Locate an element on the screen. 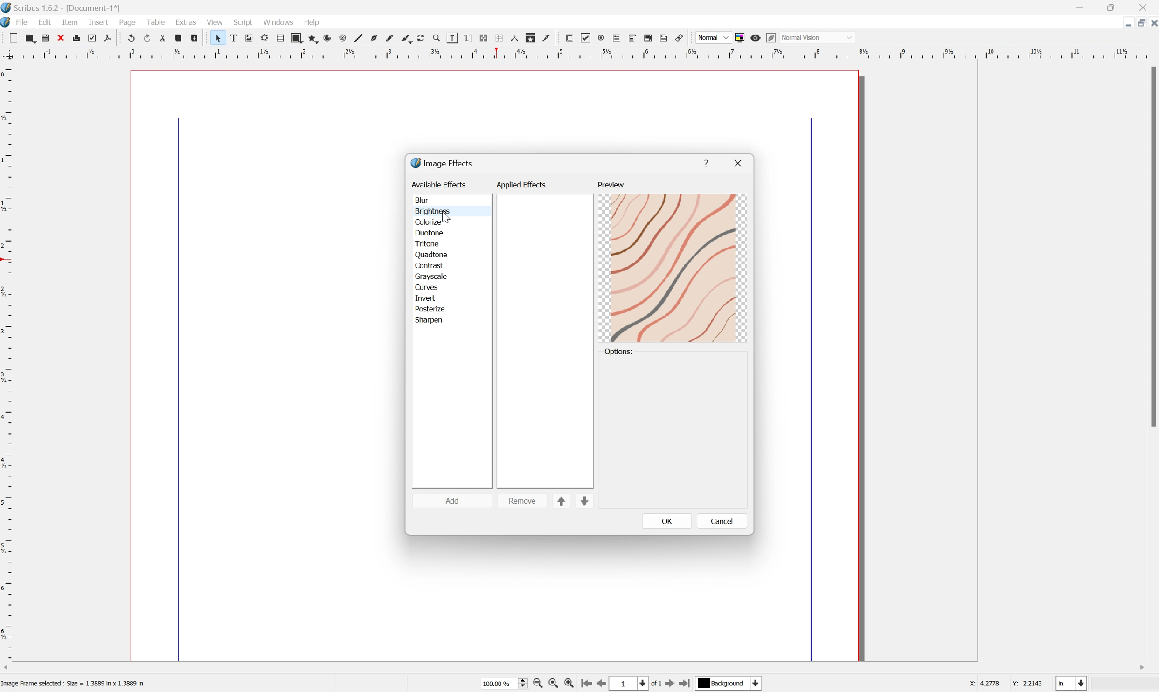 The image size is (1159, 692). Restore down is located at coordinates (1114, 7).